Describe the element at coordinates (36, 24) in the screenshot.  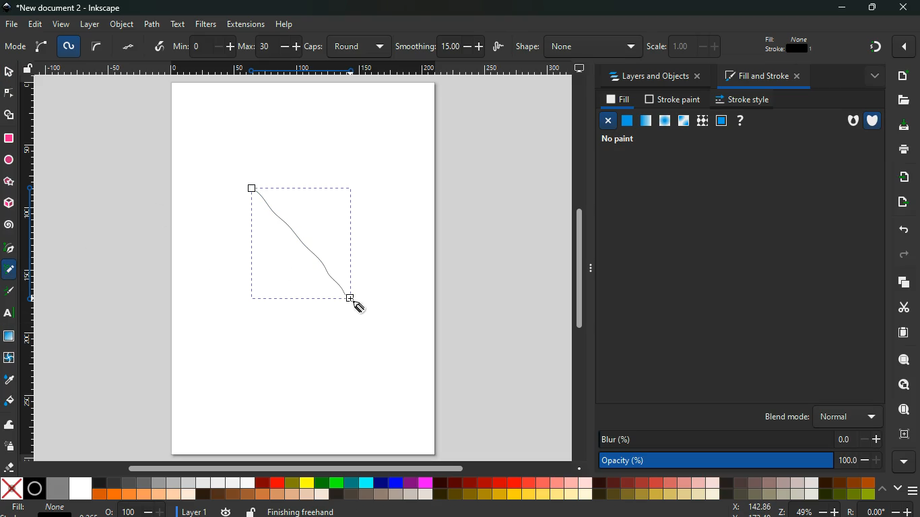
I see `edit` at that location.